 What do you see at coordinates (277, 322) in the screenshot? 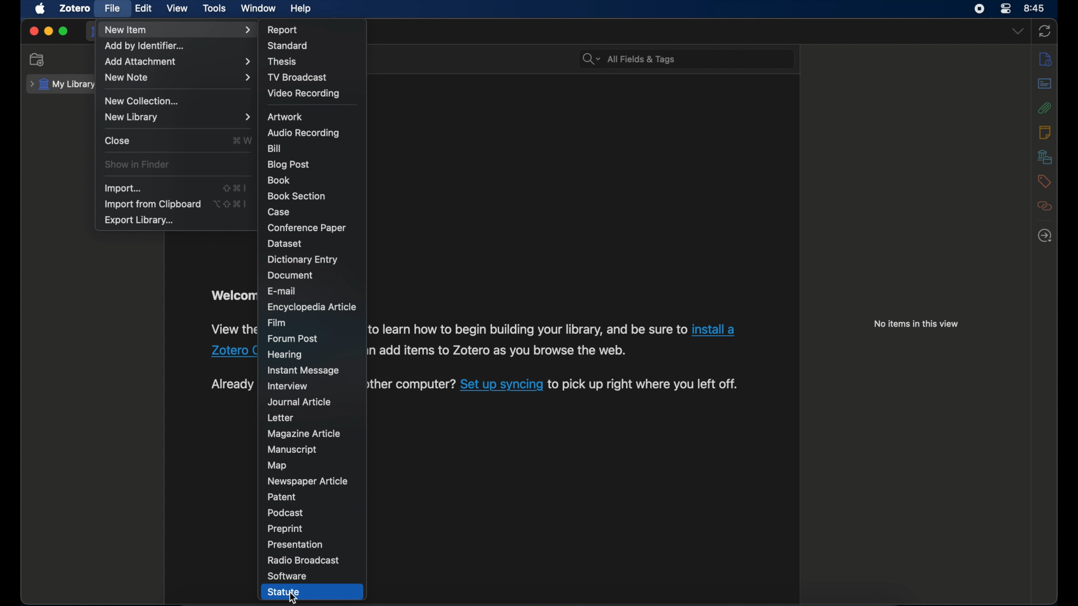
I see `film` at bounding box center [277, 322].